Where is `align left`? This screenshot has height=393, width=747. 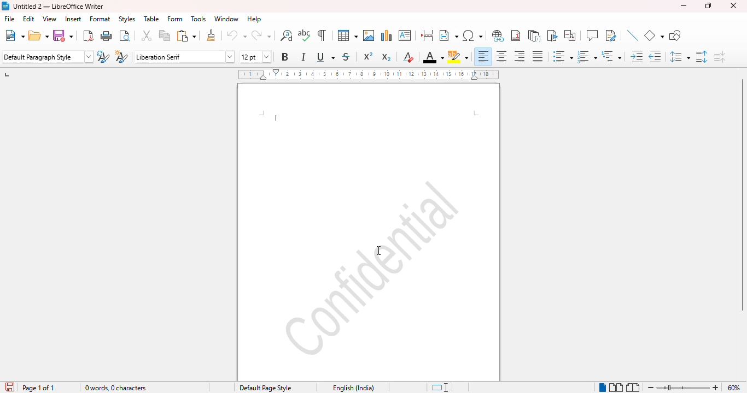 align left is located at coordinates (483, 56).